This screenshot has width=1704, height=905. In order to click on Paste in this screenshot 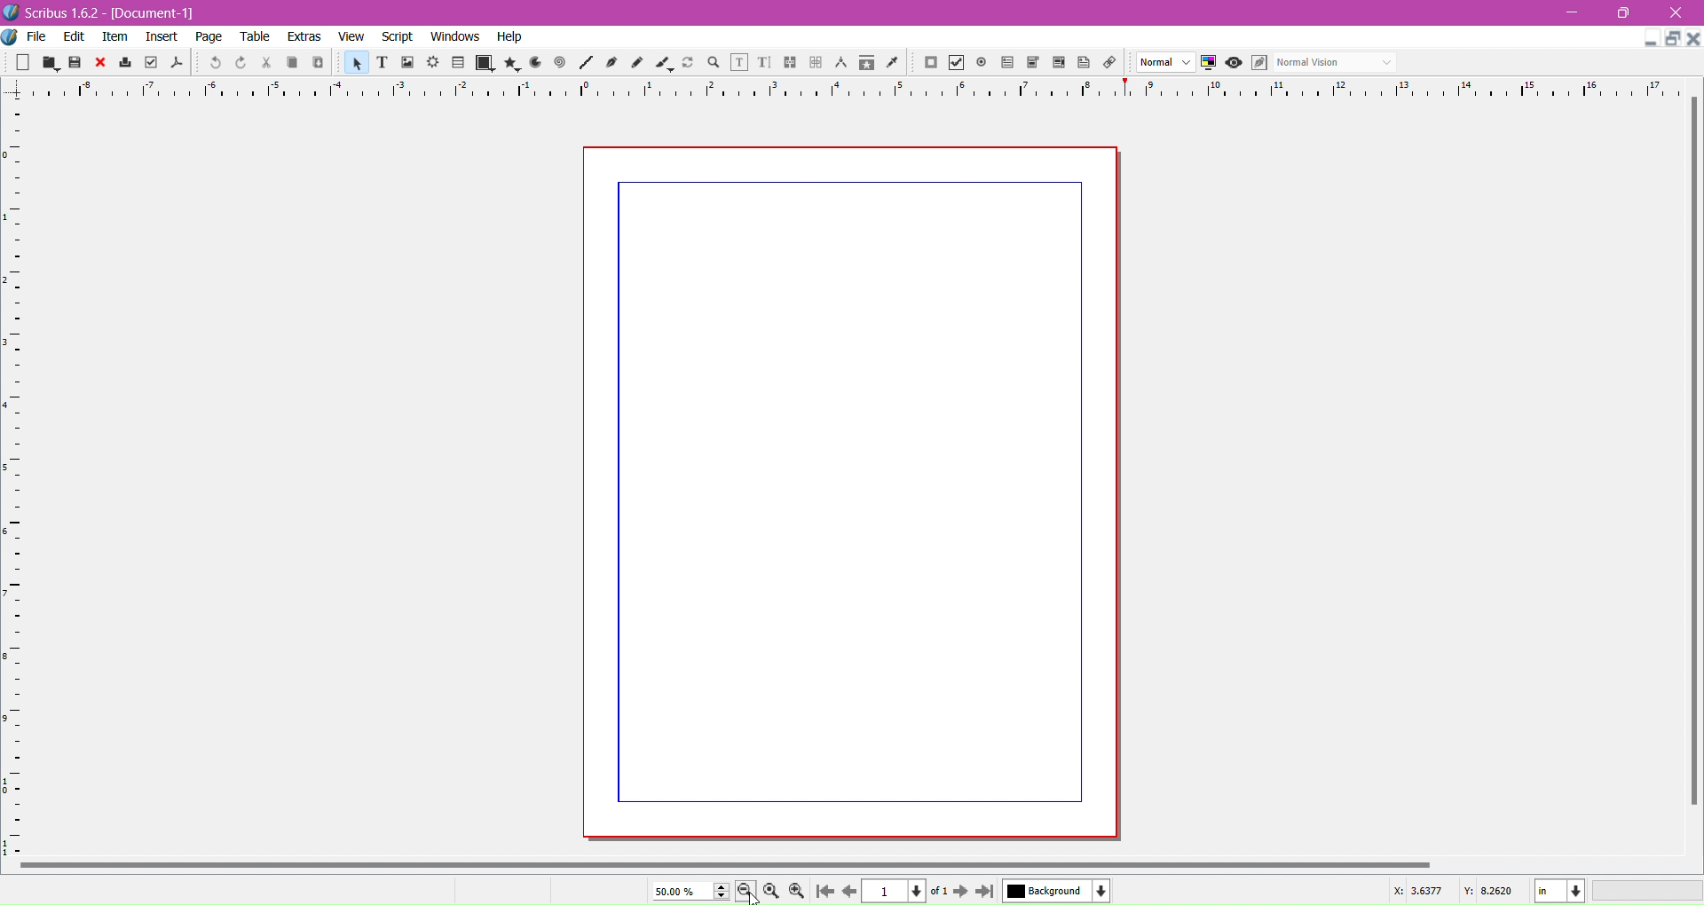, I will do `click(319, 65)`.